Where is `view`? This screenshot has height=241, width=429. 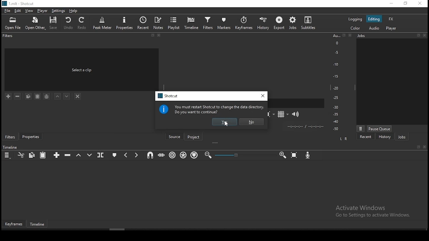
view is located at coordinates (30, 11).